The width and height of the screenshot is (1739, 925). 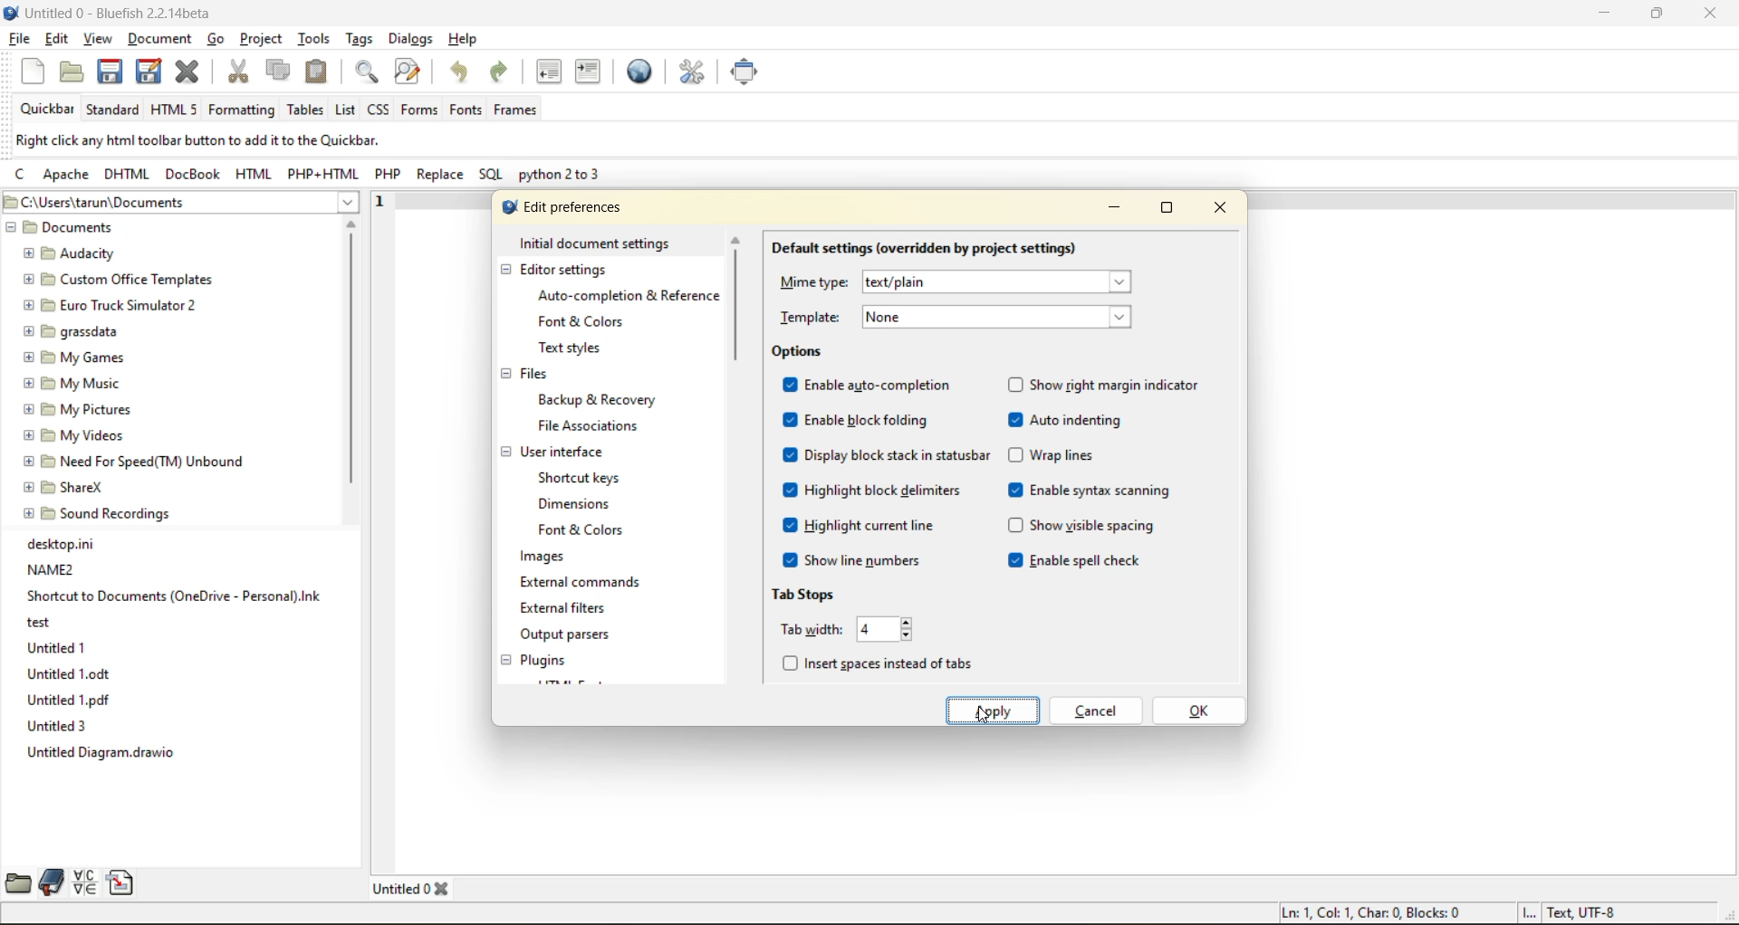 I want to click on maximize, so click(x=1656, y=16).